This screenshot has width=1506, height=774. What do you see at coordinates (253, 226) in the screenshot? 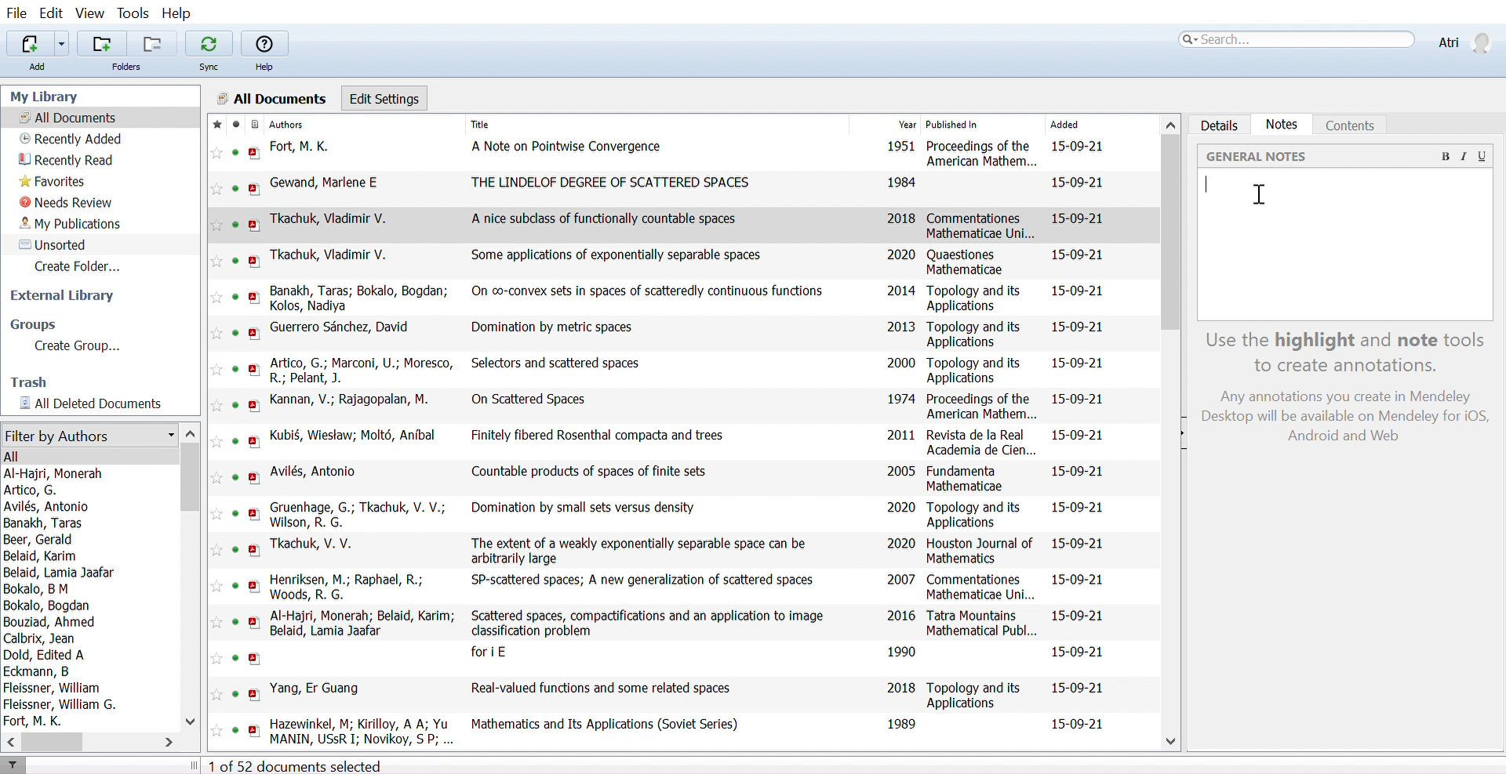
I see `open PDF` at bounding box center [253, 226].